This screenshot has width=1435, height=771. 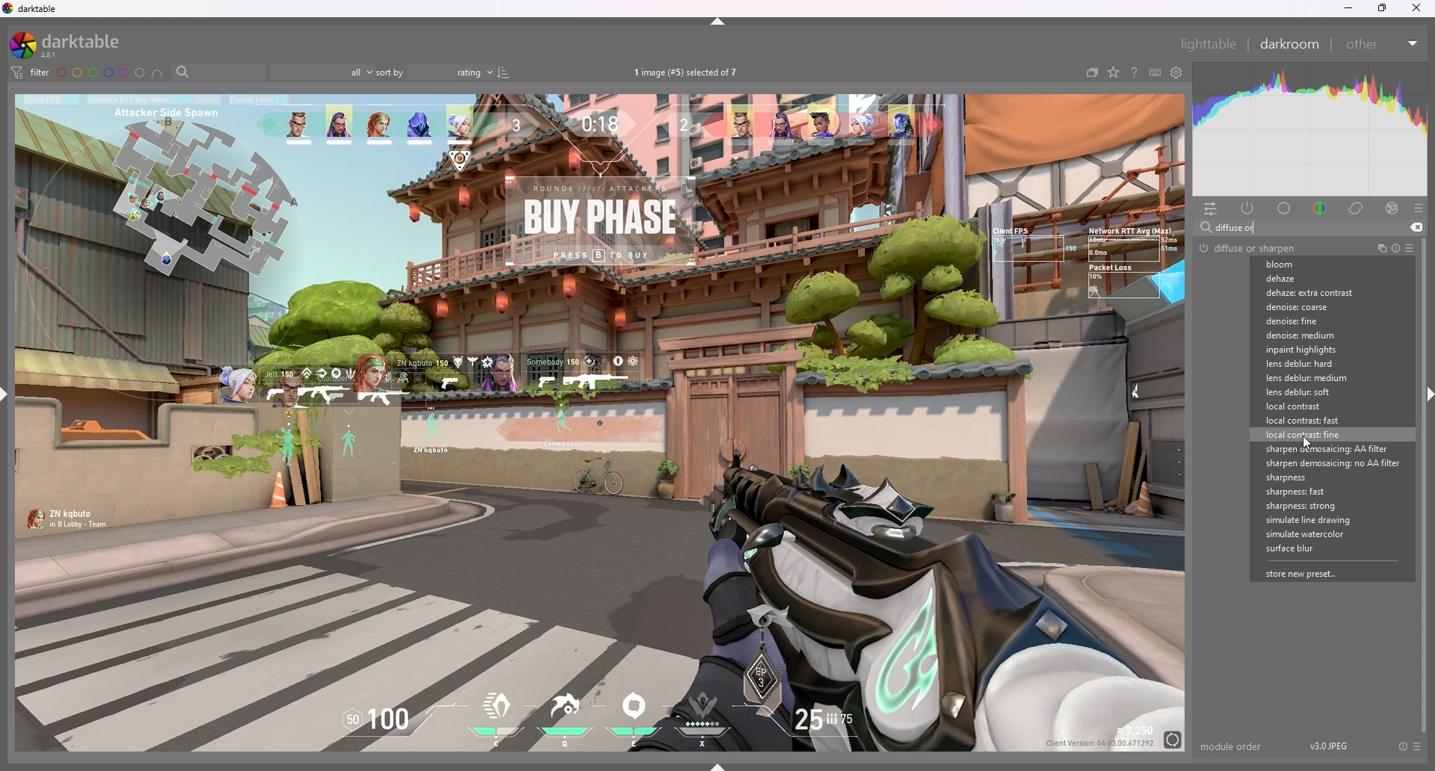 What do you see at coordinates (1307, 549) in the screenshot?
I see `surface blur` at bounding box center [1307, 549].